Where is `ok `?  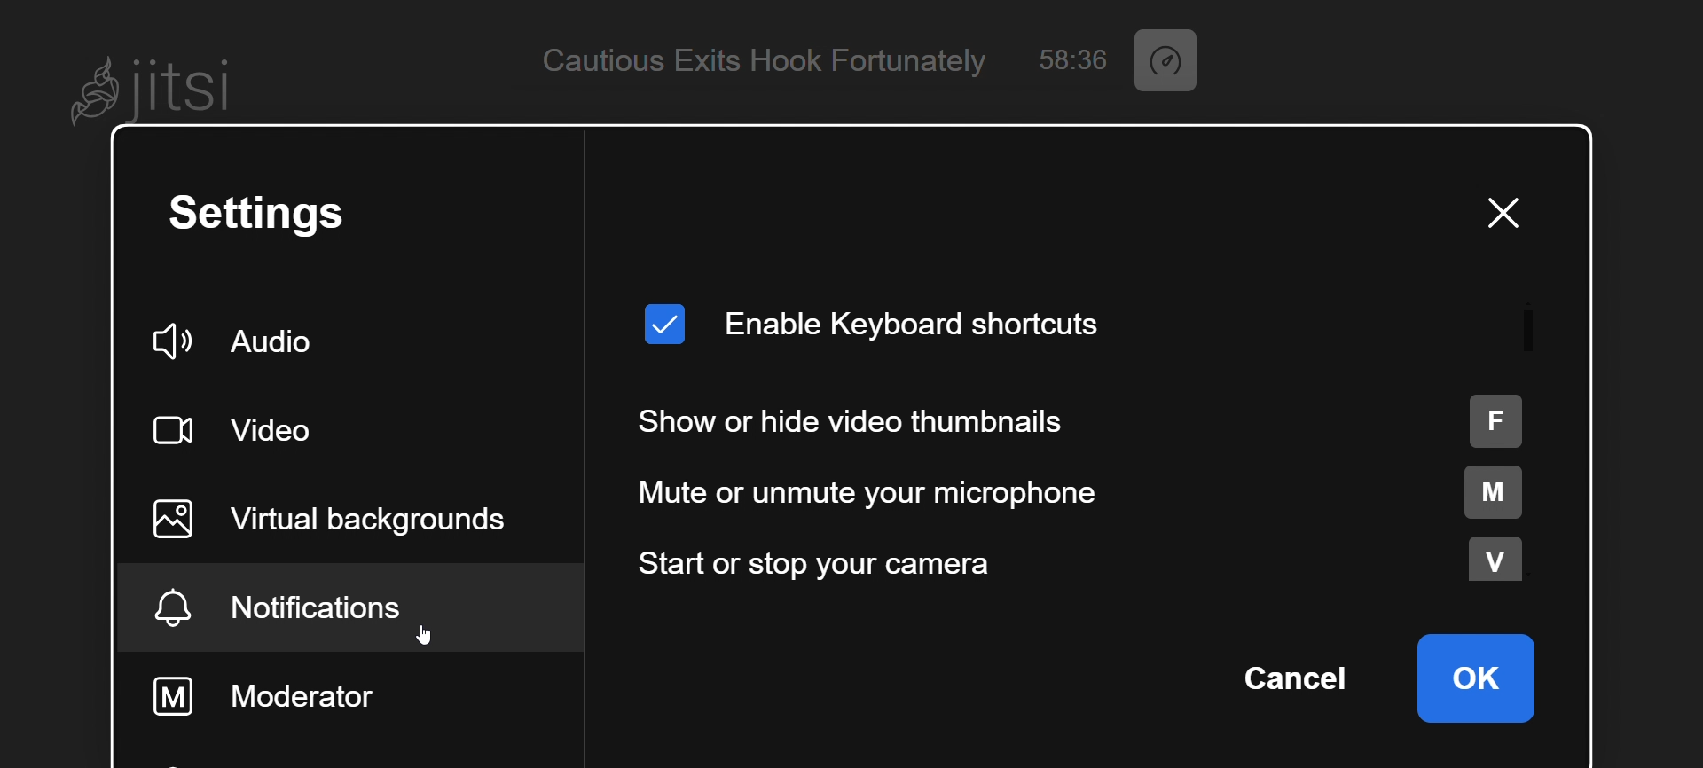
ok  is located at coordinates (1474, 677).